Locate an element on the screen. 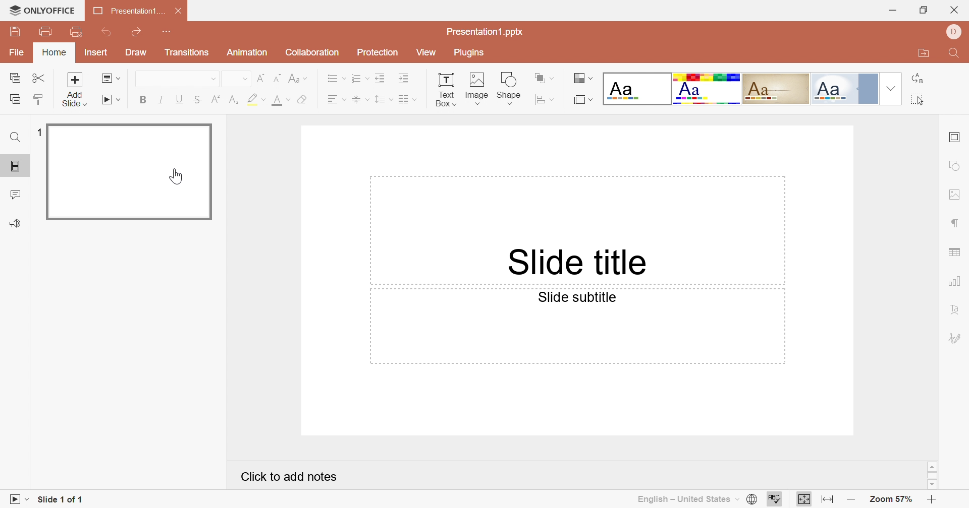 The image size is (969, 508). Chart settings is located at coordinates (956, 283).